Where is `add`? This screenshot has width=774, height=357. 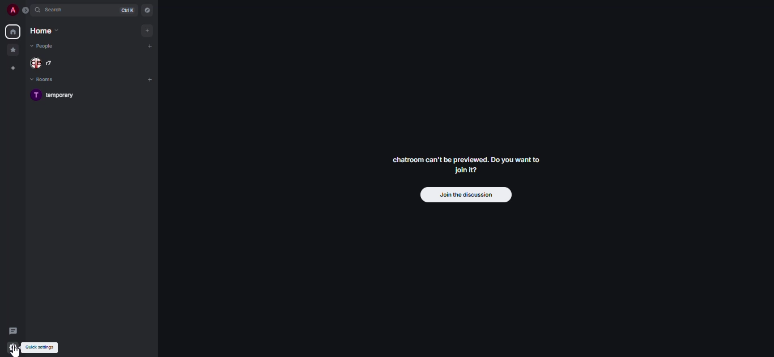 add is located at coordinates (150, 46).